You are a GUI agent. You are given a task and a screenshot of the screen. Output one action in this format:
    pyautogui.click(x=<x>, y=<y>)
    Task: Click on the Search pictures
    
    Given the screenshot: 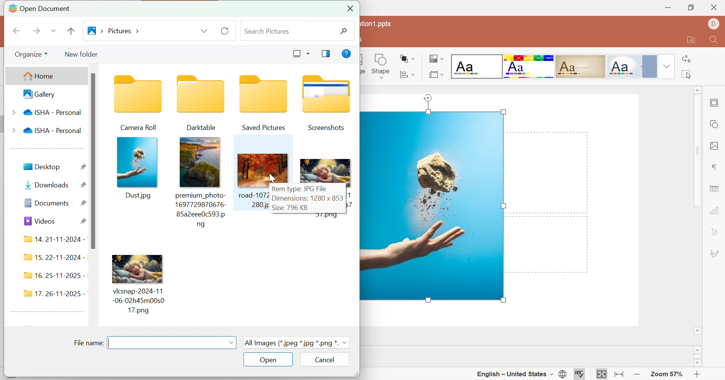 What is the action you would take?
    pyautogui.click(x=296, y=31)
    